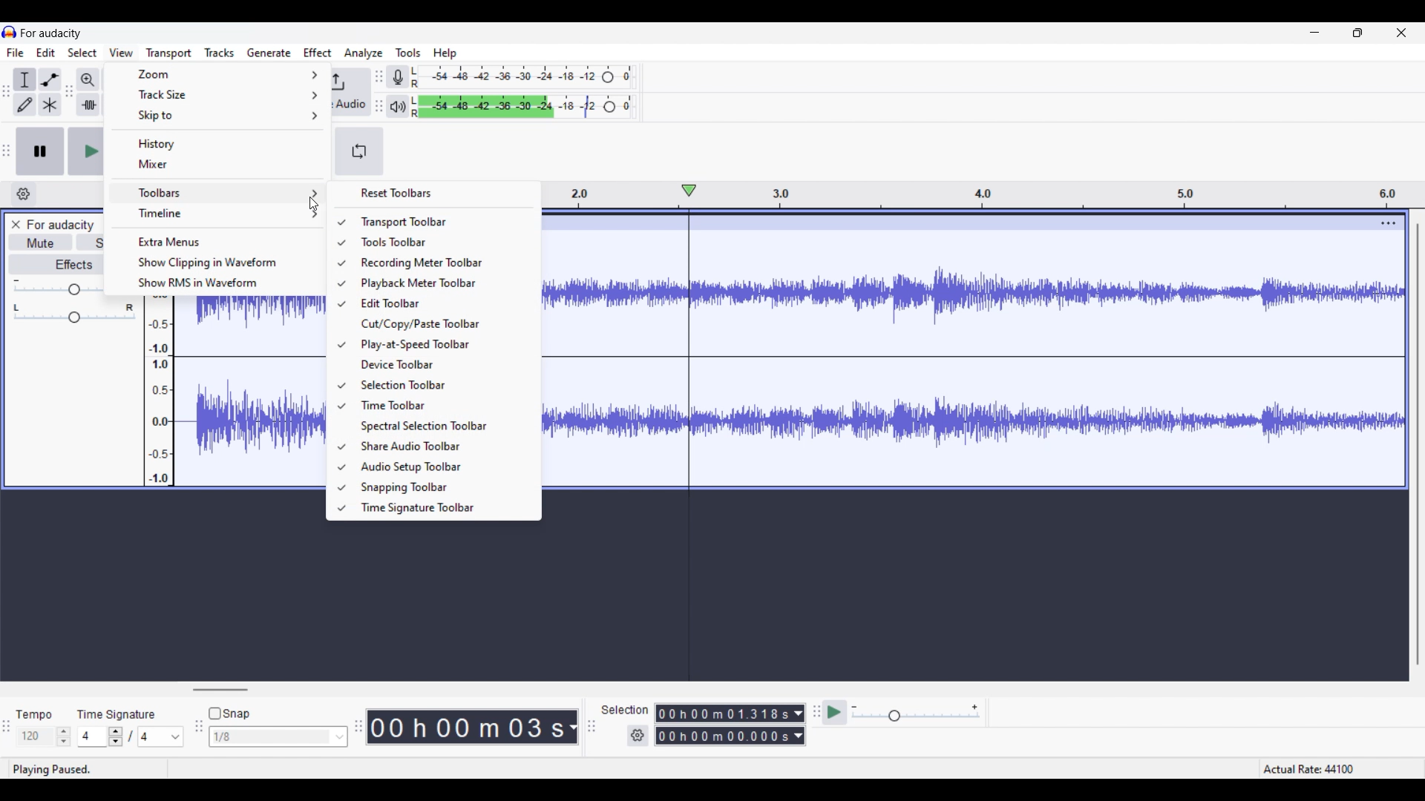 The width and height of the screenshot is (1425, 801). I want to click on Play at speed/Play at speed once, so click(834, 712).